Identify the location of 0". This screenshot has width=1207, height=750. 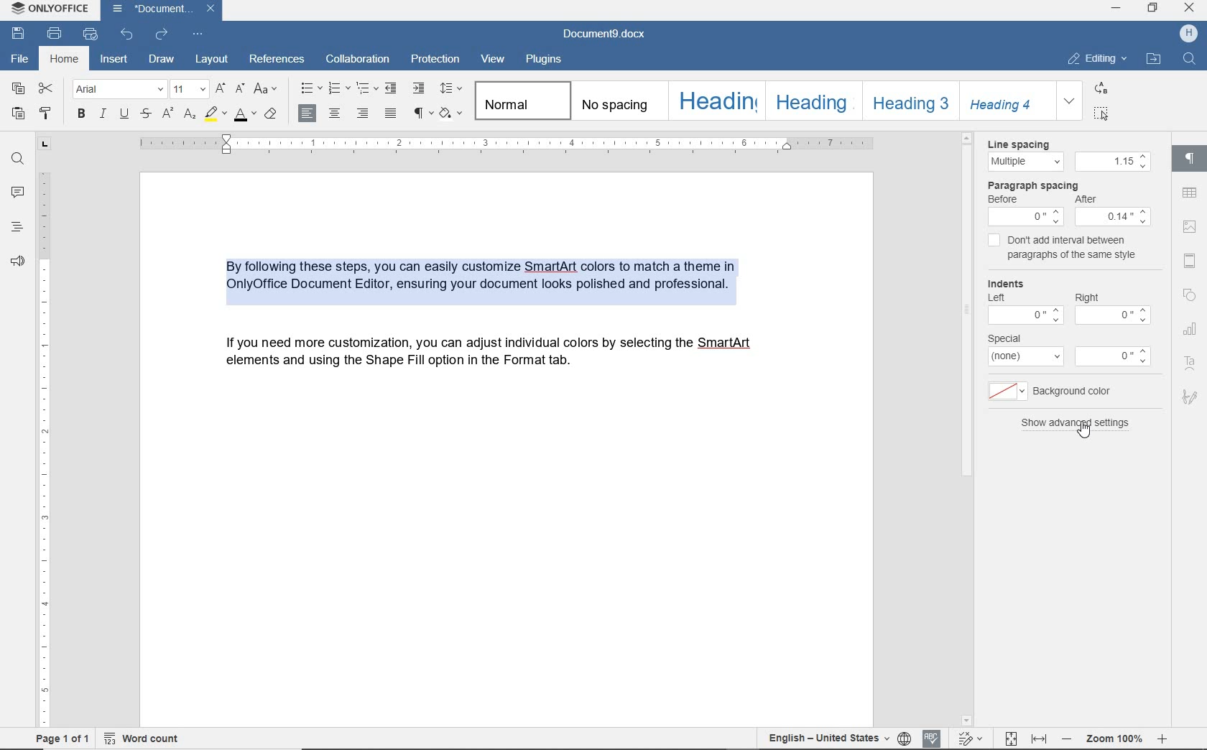
(1022, 317).